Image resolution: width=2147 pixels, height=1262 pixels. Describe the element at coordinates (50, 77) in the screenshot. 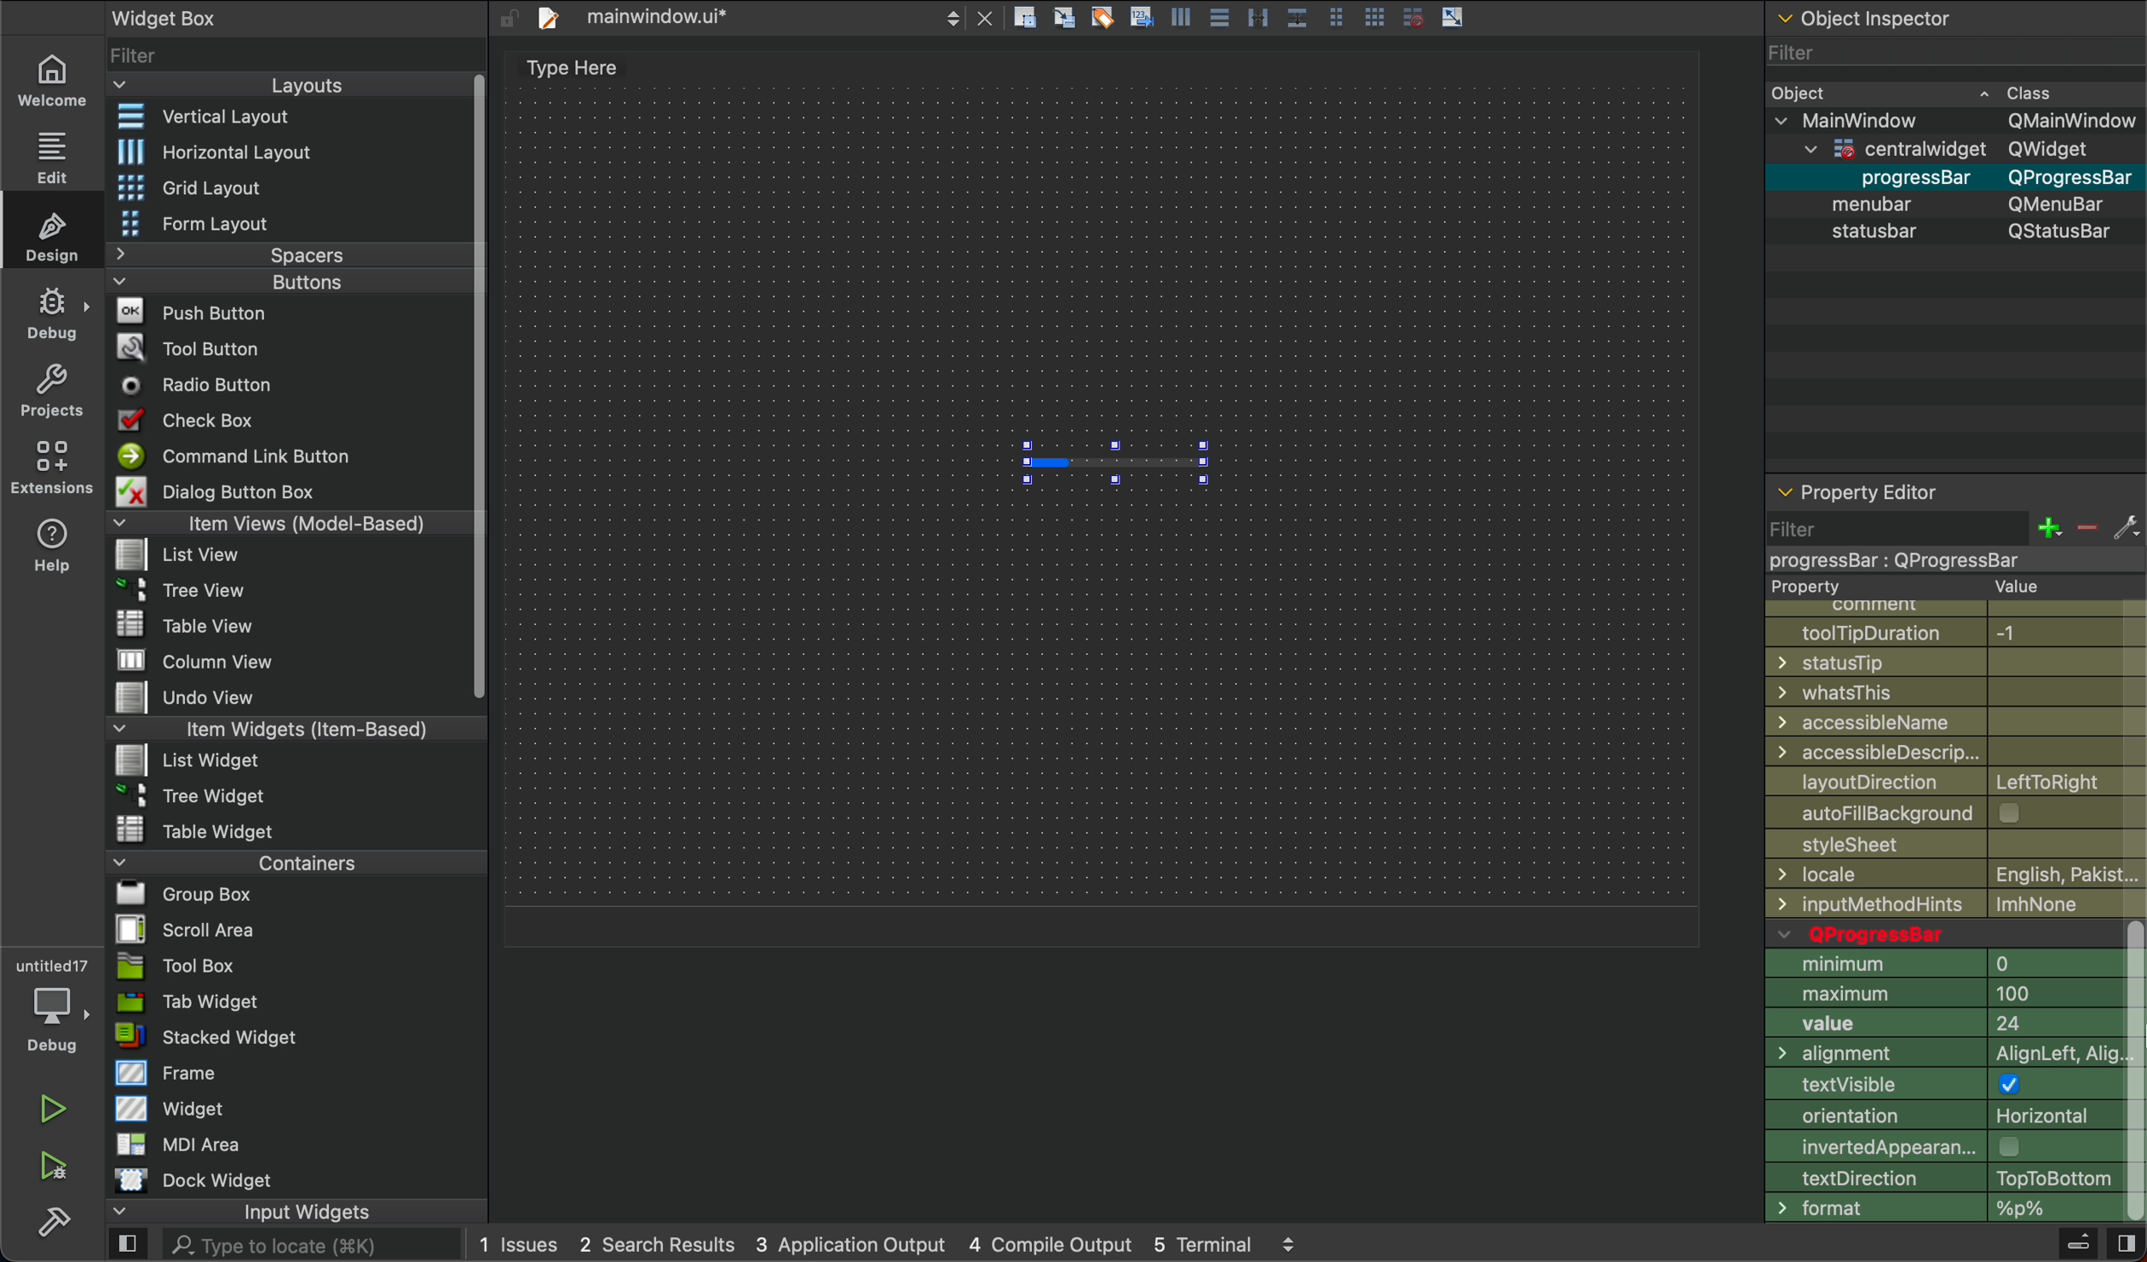

I see `welcome` at that location.